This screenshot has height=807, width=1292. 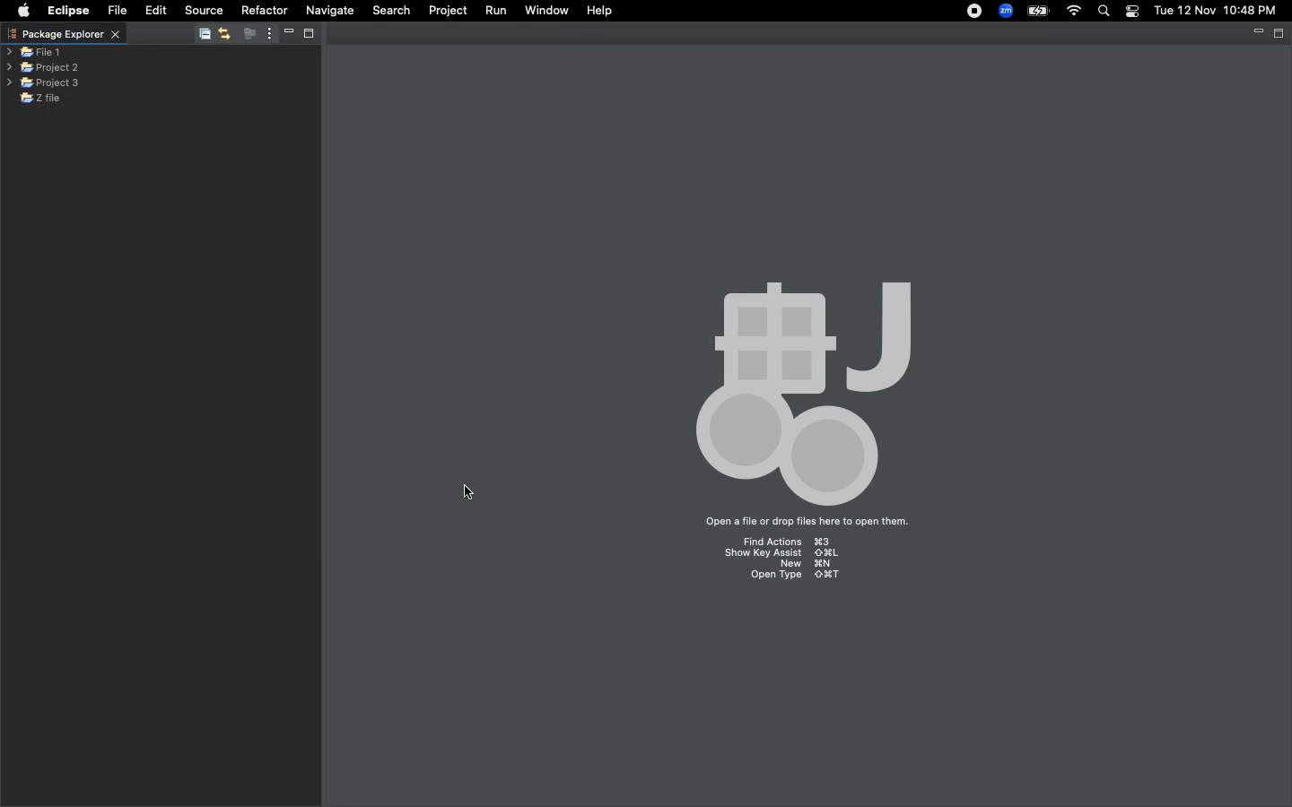 I want to click on Window, so click(x=545, y=10).